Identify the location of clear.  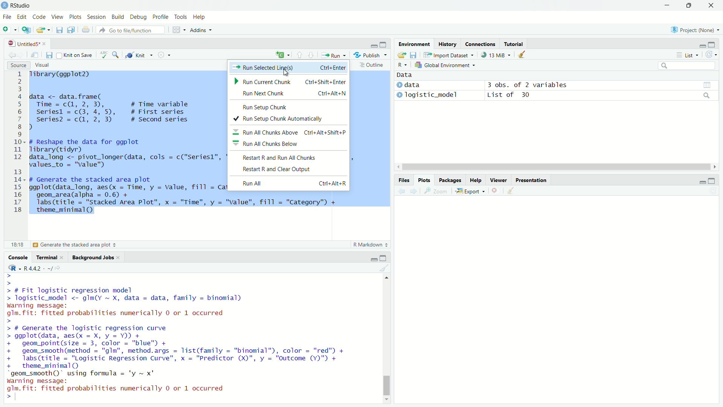
(384, 269).